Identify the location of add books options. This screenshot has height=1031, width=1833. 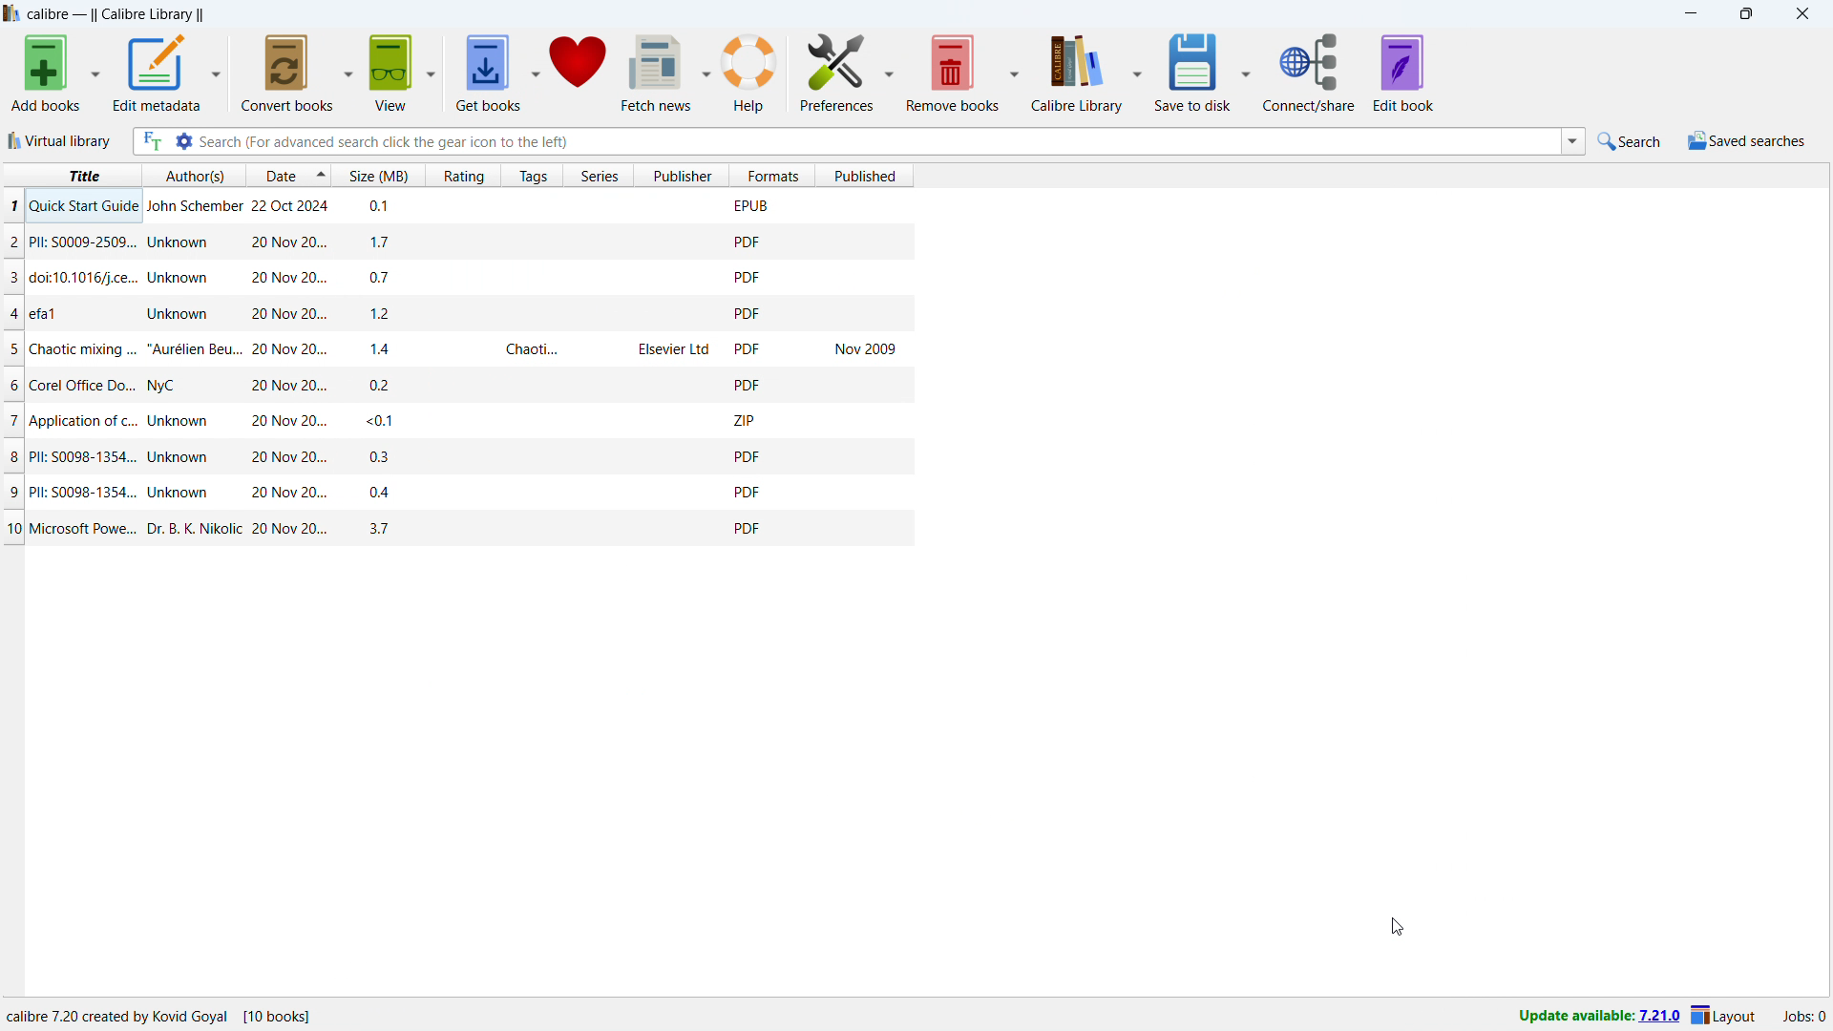
(95, 72).